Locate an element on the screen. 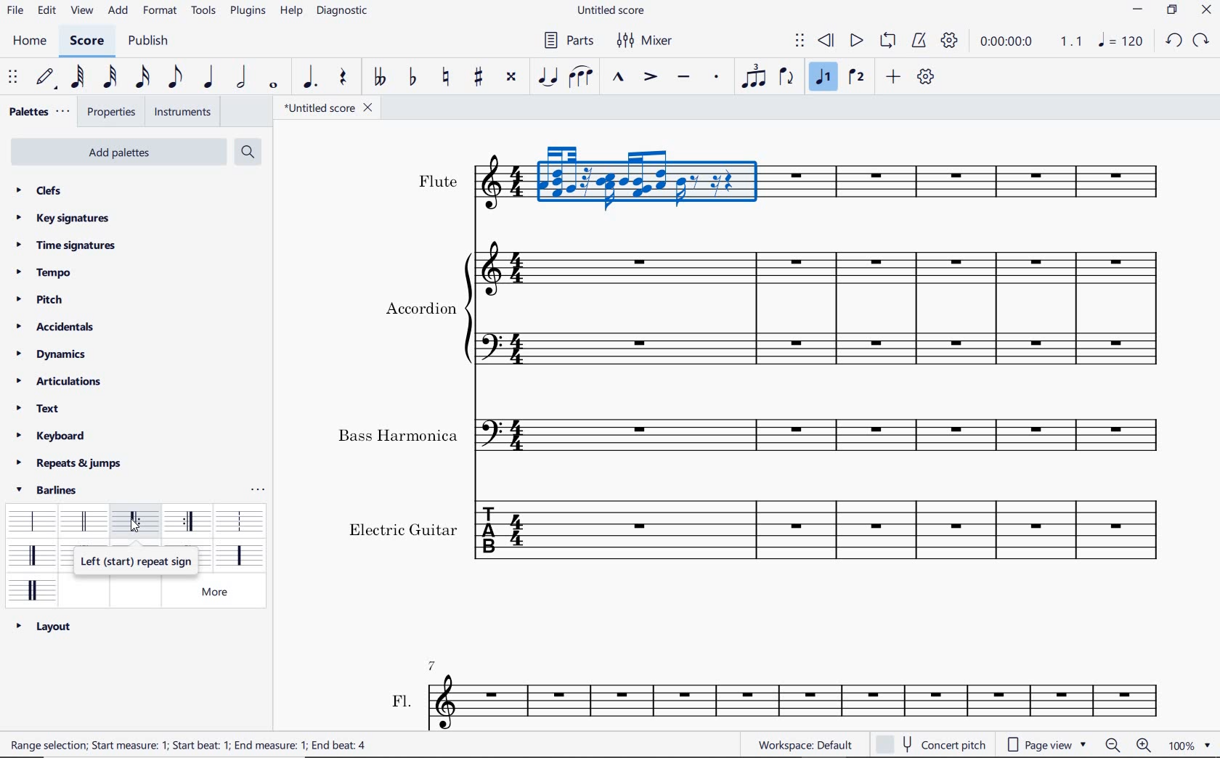  left (start) repeat sign is located at coordinates (134, 561).